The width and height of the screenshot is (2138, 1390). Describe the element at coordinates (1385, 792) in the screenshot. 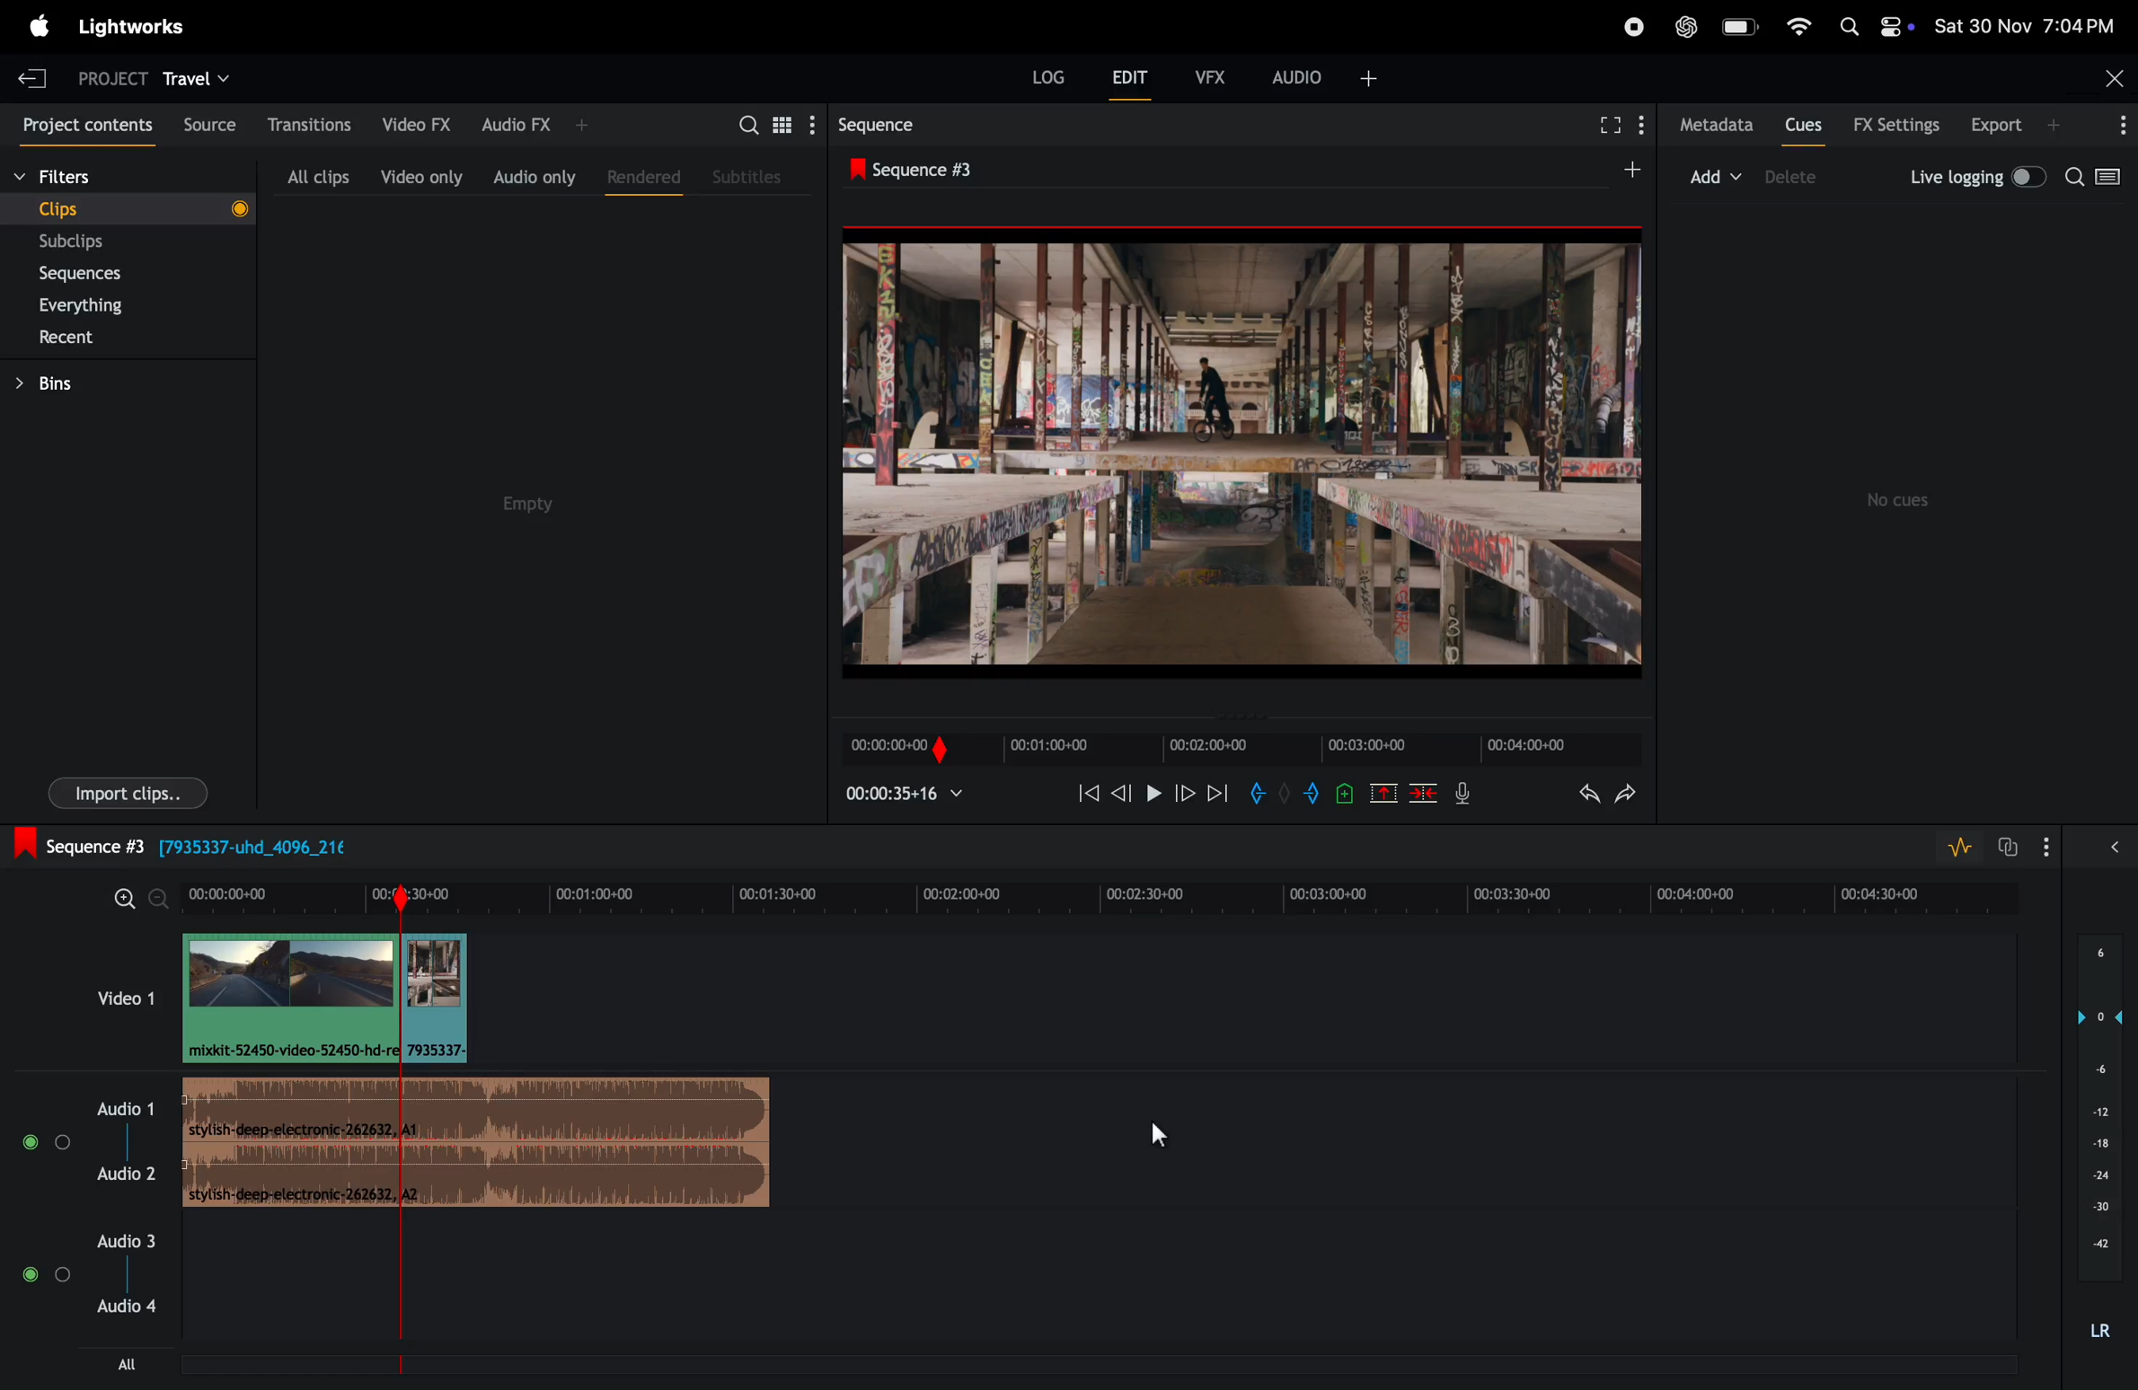

I see `` at that location.